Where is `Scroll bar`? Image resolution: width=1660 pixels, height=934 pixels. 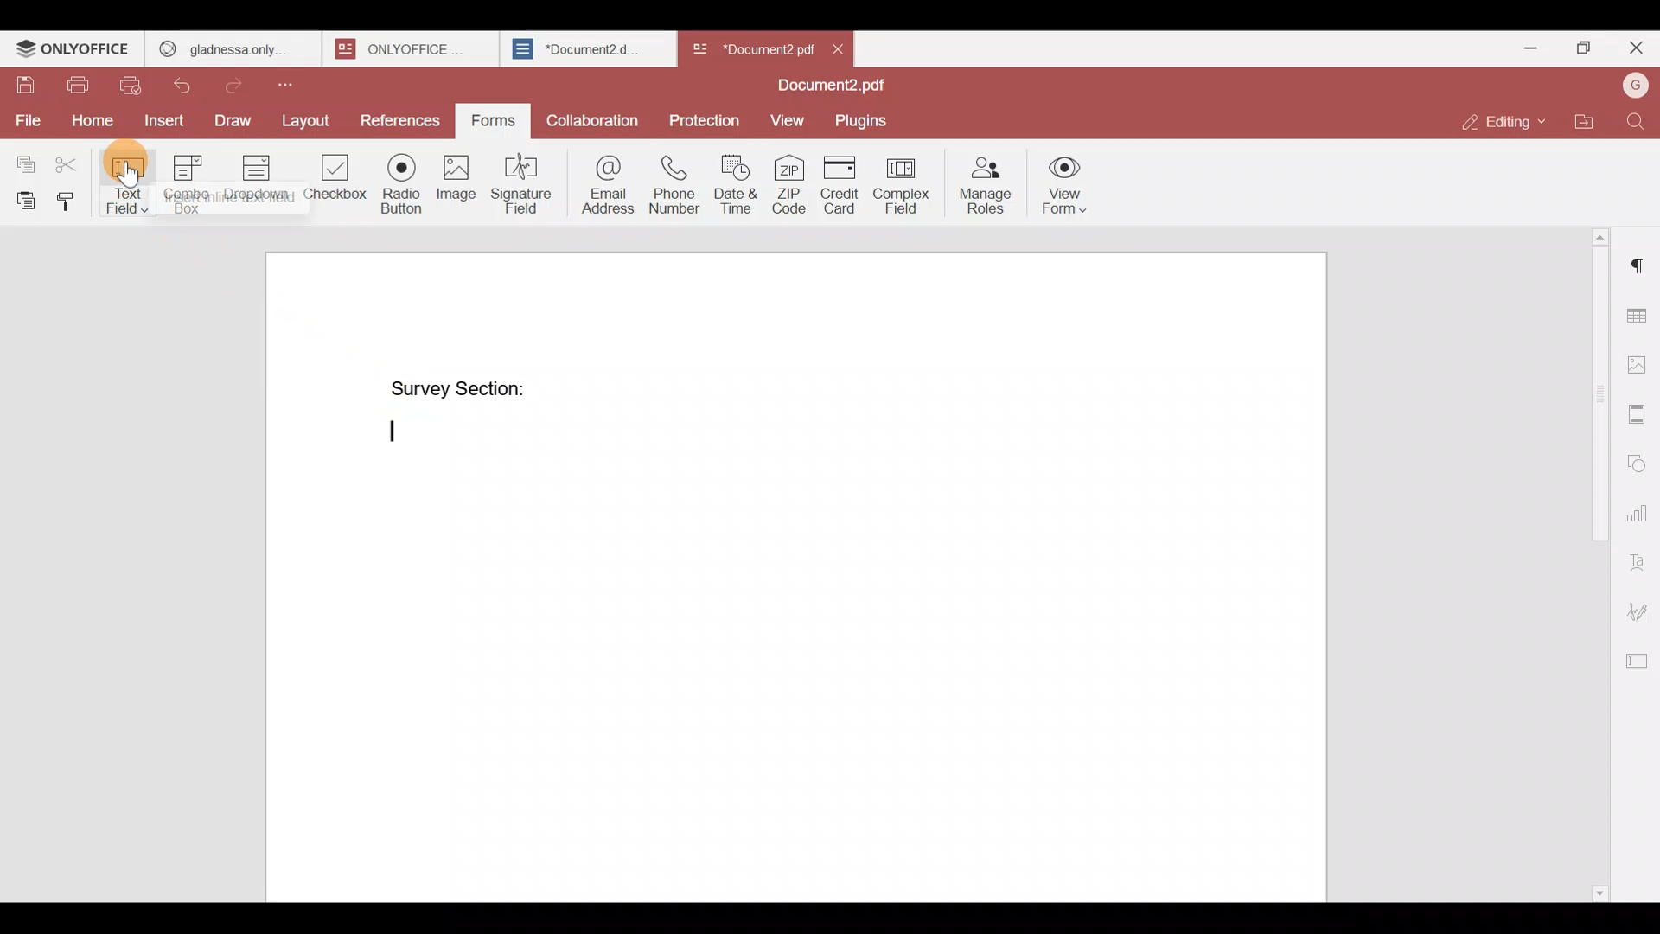
Scroll bar is located at coordinates (1593, 559).